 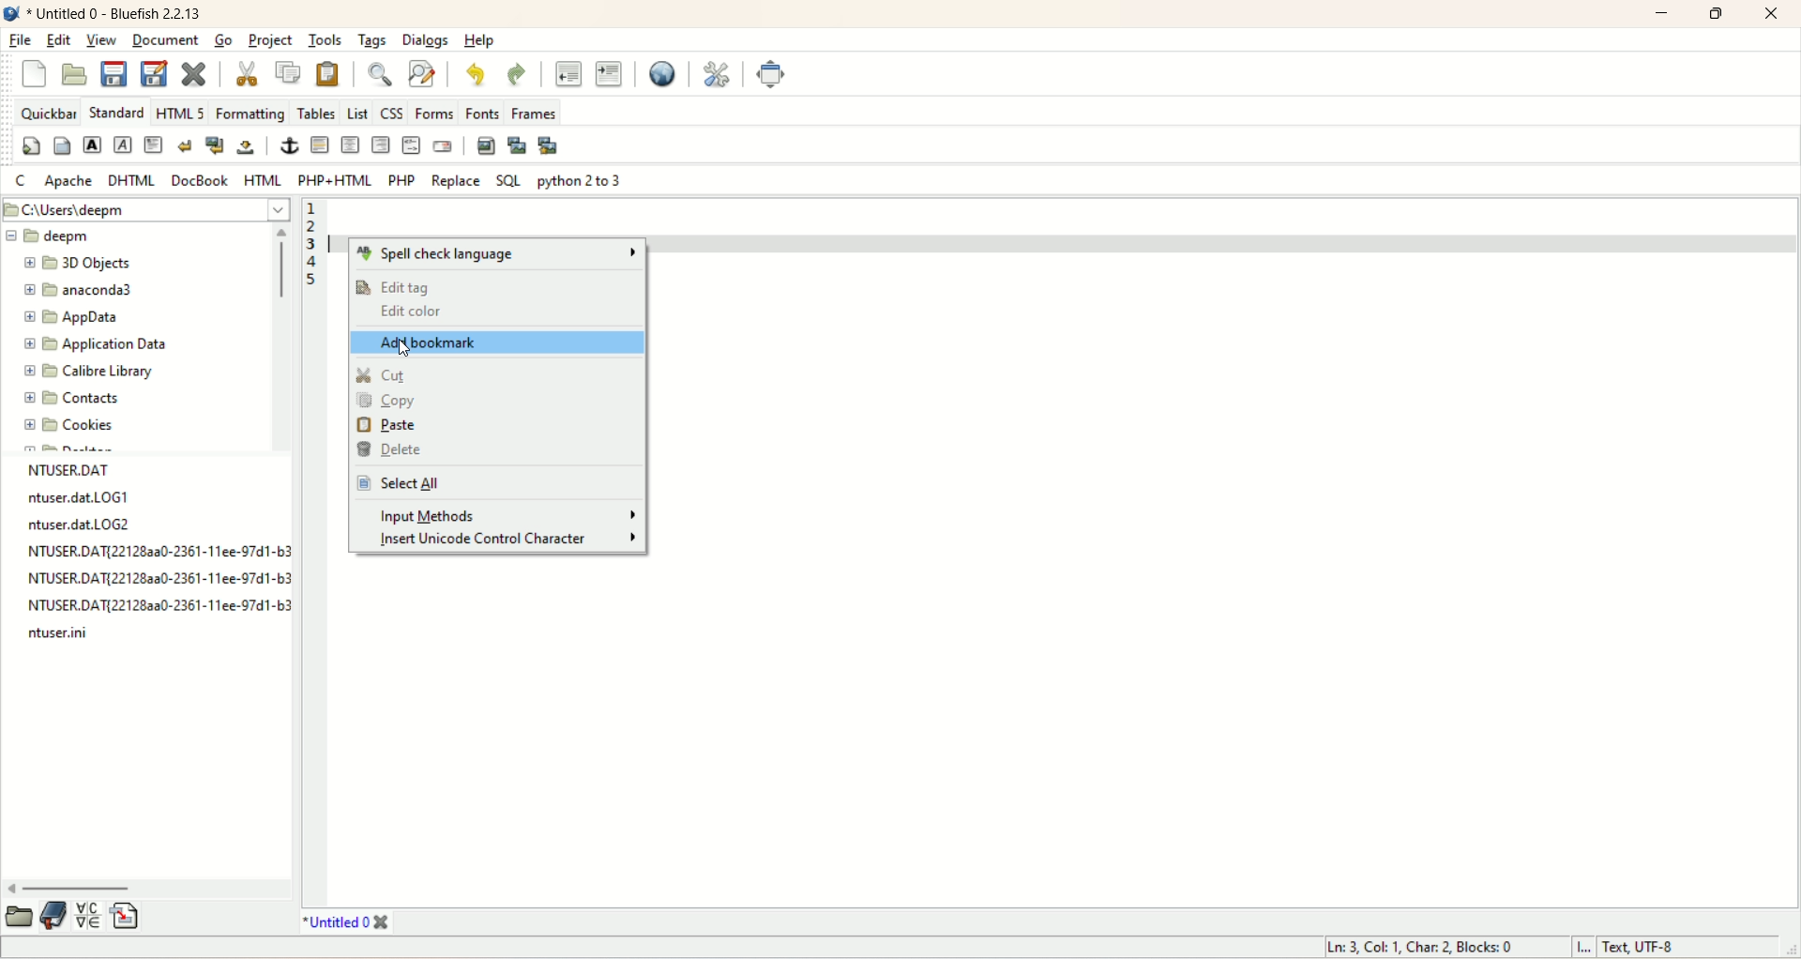 I want to click on insert thumbnail, so click(x=518, y=145).